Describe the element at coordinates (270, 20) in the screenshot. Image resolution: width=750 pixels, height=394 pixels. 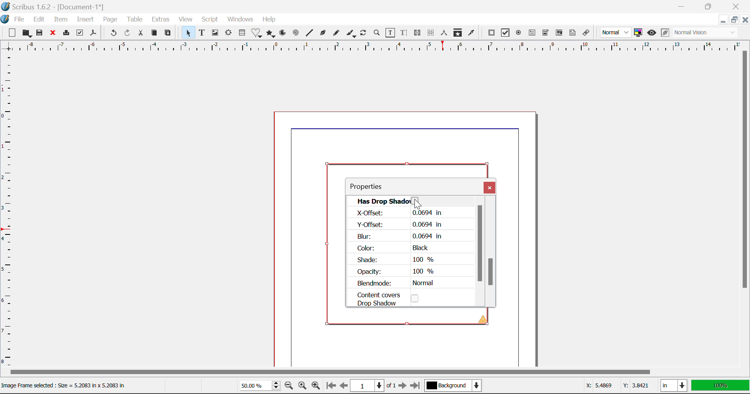
I see `Help` at that location.